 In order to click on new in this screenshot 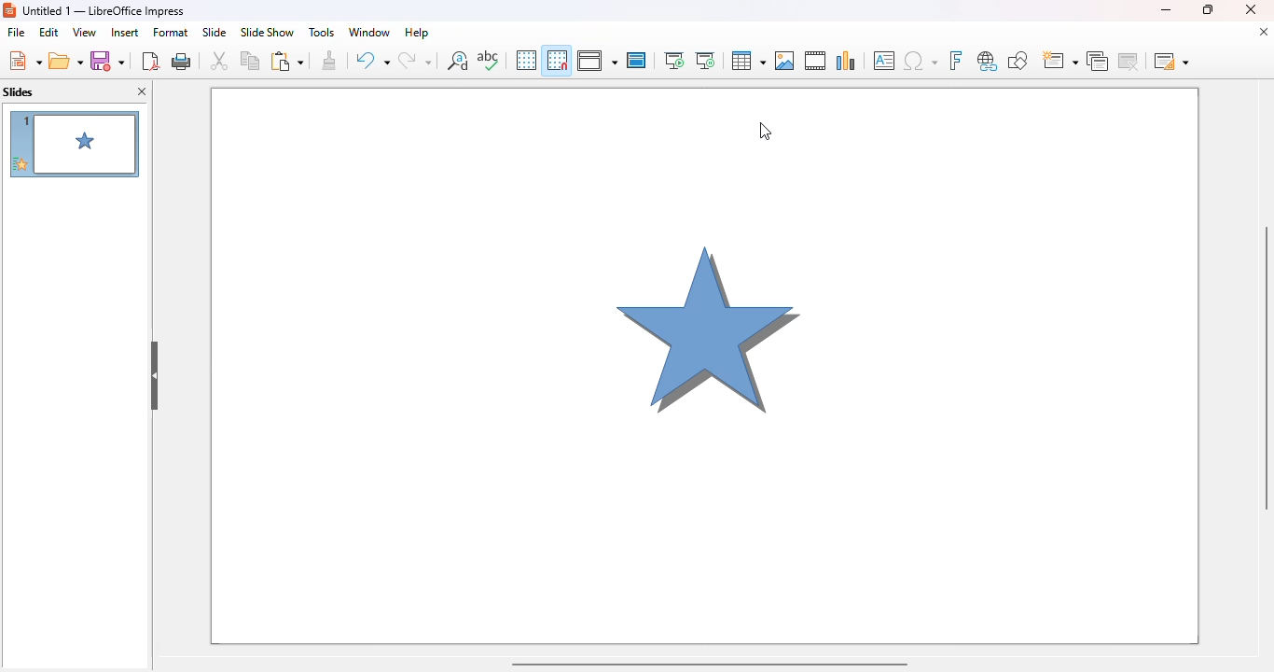, I will do `click(23, 60)`.